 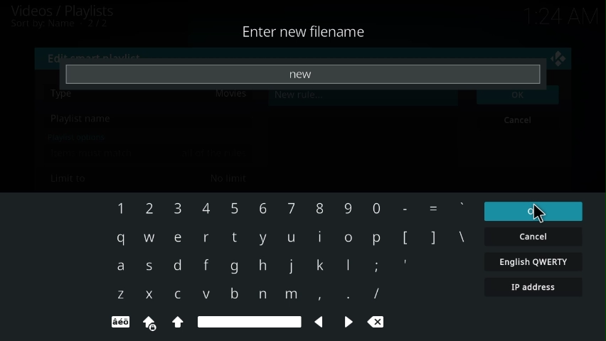 What do you see at coordinates (78, 136) in the screenshot?
I see `playlist options` at bounding box center [78, 136].